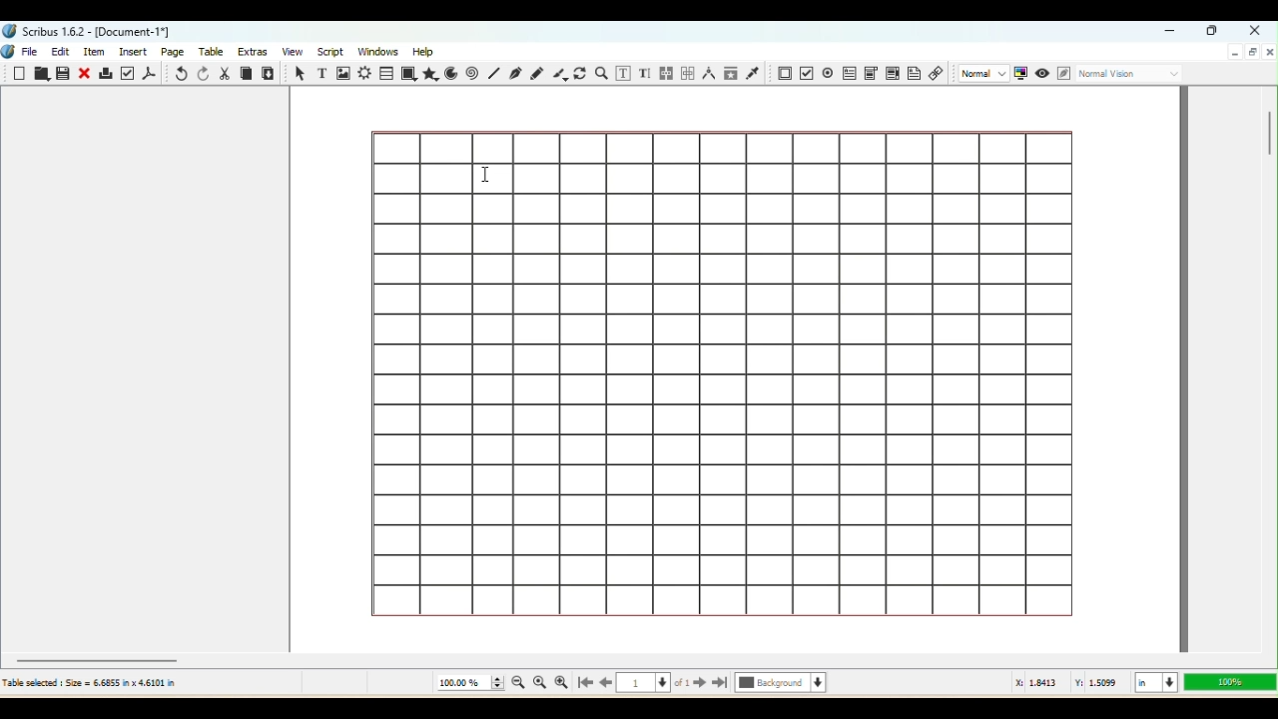 The width and height of the screenshot is (1278, 719). What do you see at coordinates (1269, 51) in the screenshot?
I see `Close document` at bounding box center [1269, 51].